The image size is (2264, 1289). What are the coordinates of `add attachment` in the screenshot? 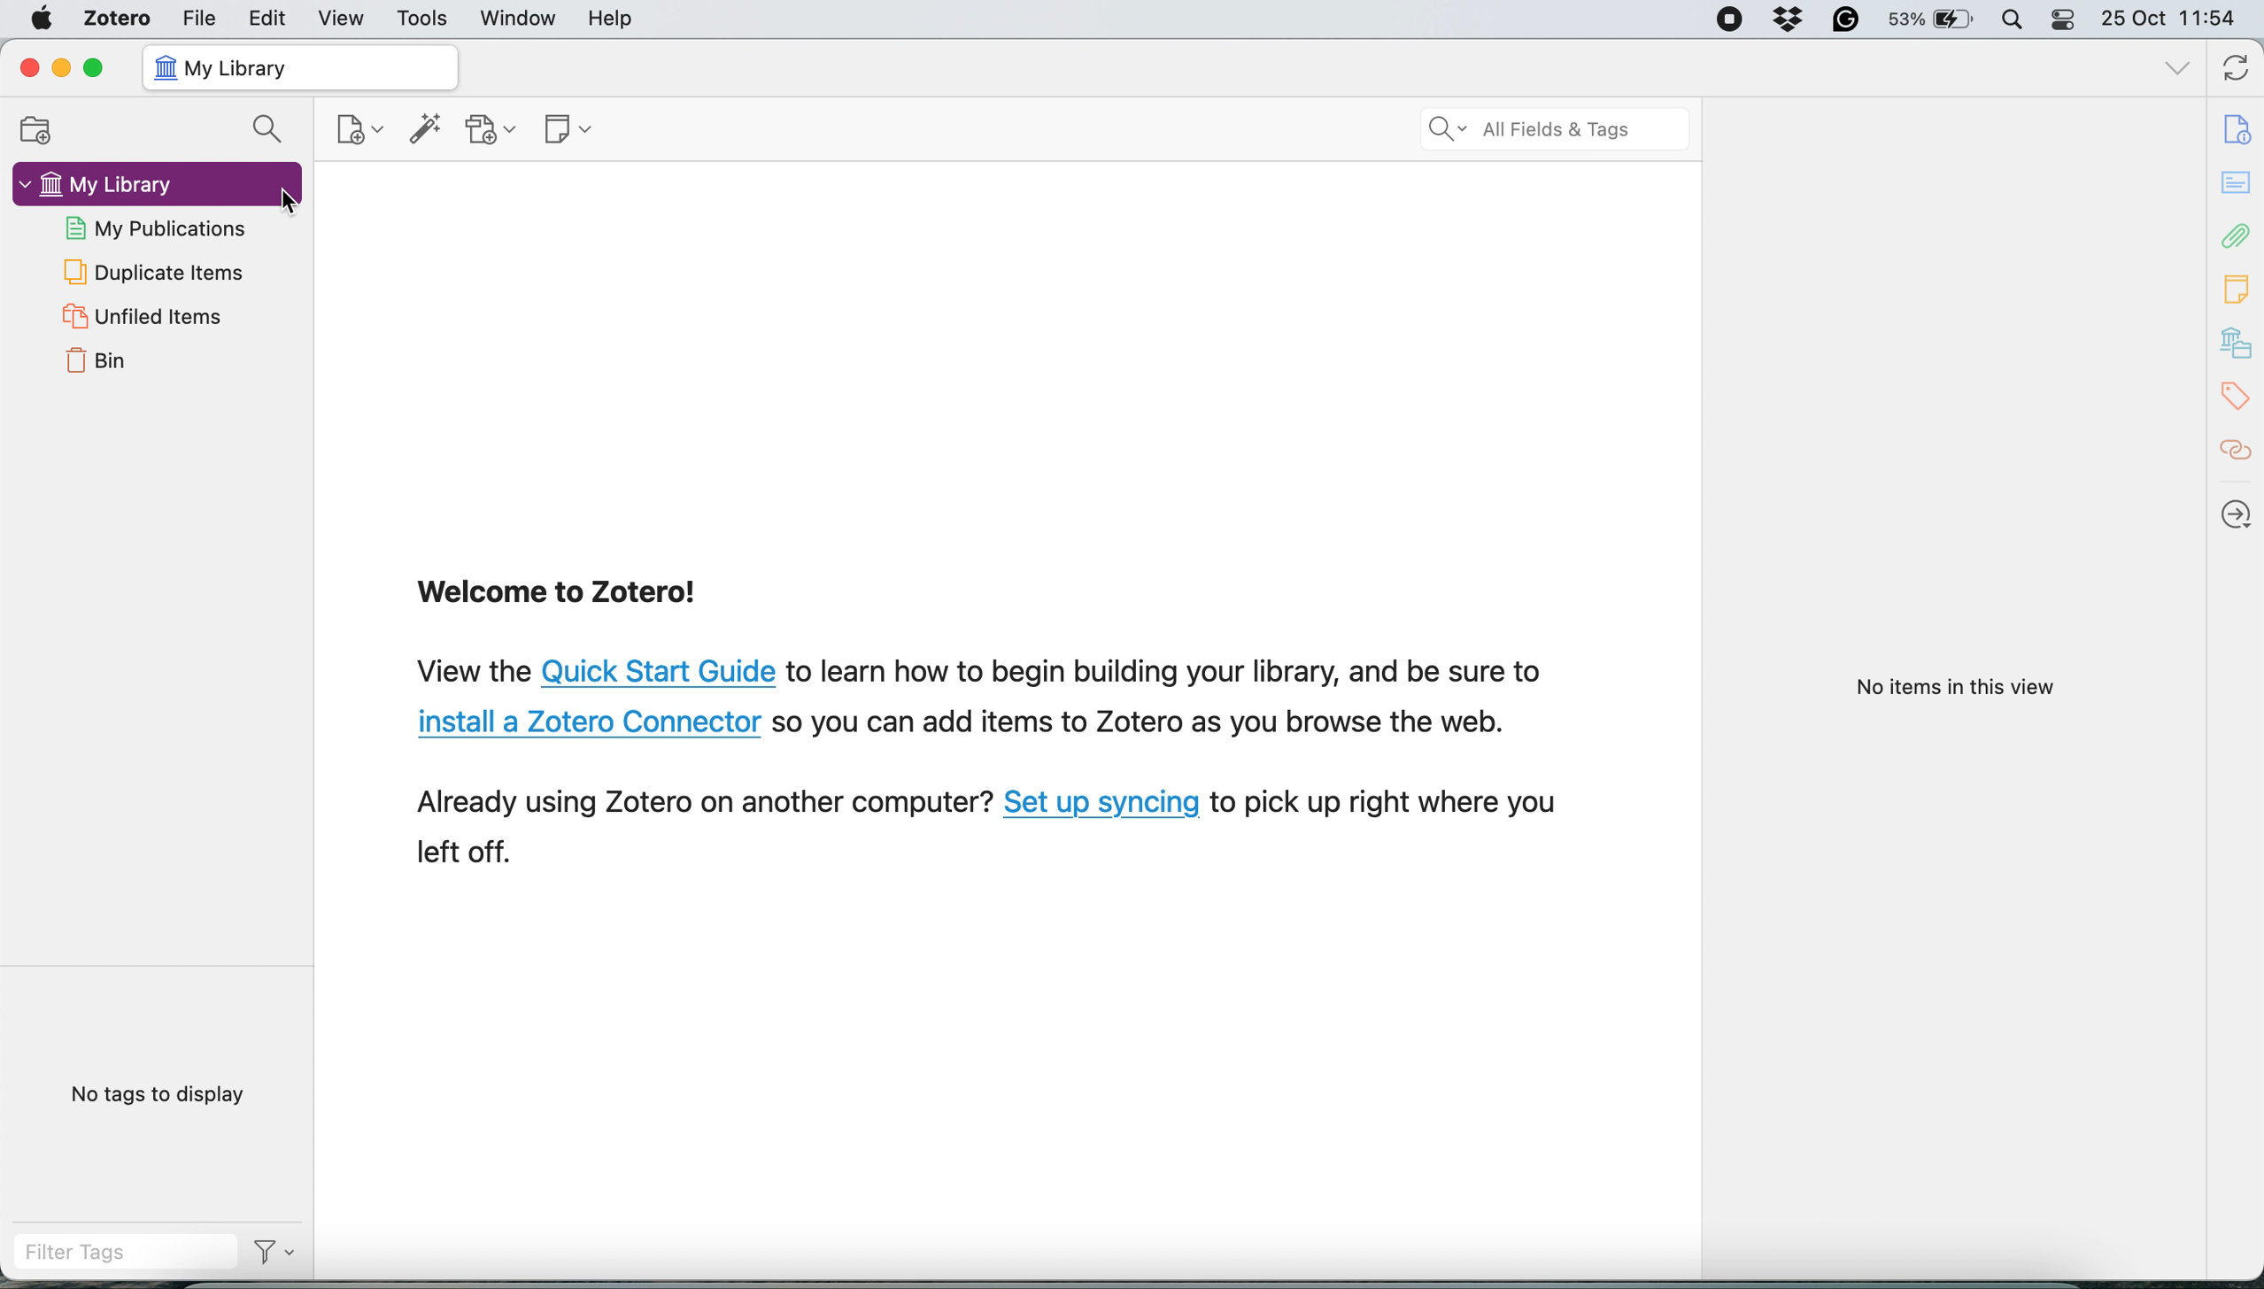 It's located at (491, 129).